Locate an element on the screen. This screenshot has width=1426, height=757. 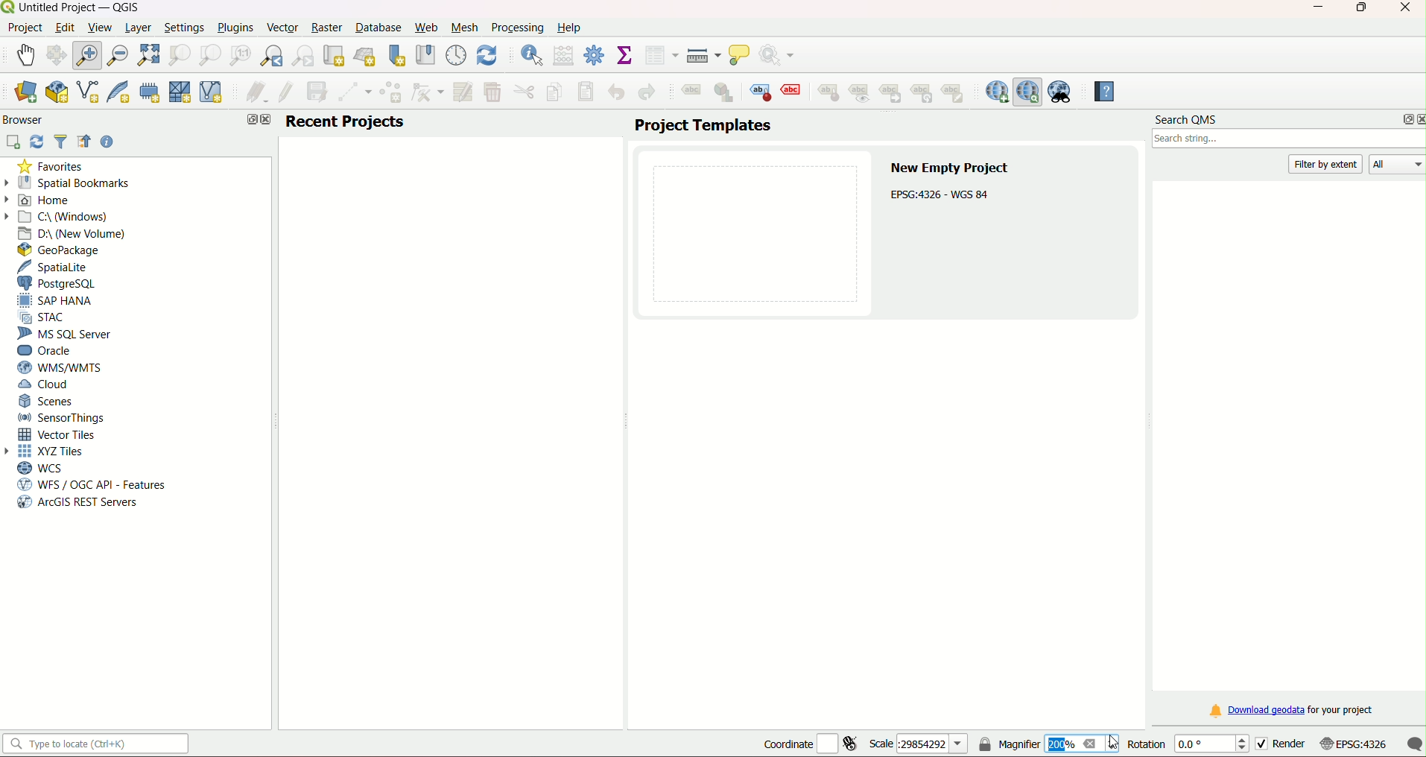
Vector Tiles is located at coordinates (61, 434).